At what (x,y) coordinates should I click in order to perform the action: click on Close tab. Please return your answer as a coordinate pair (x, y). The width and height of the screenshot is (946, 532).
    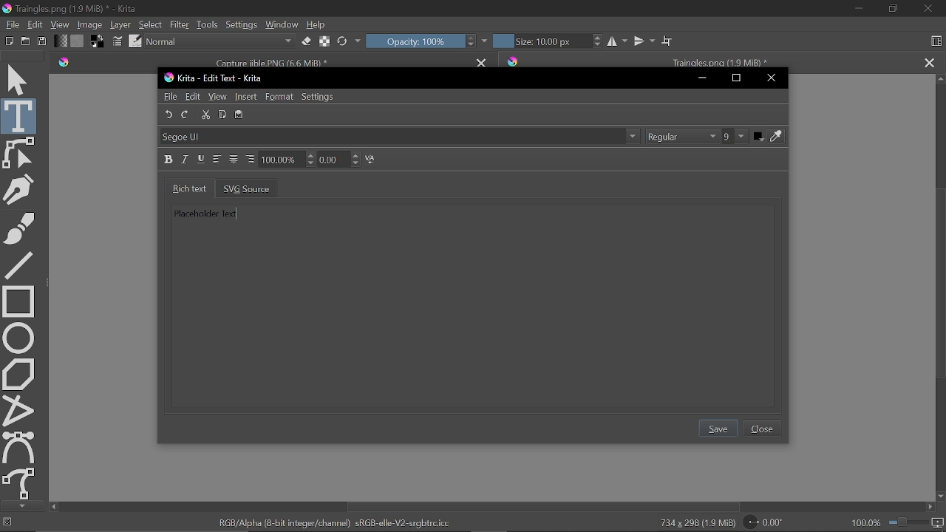
    Looking at the image, I should click on (483, 61).